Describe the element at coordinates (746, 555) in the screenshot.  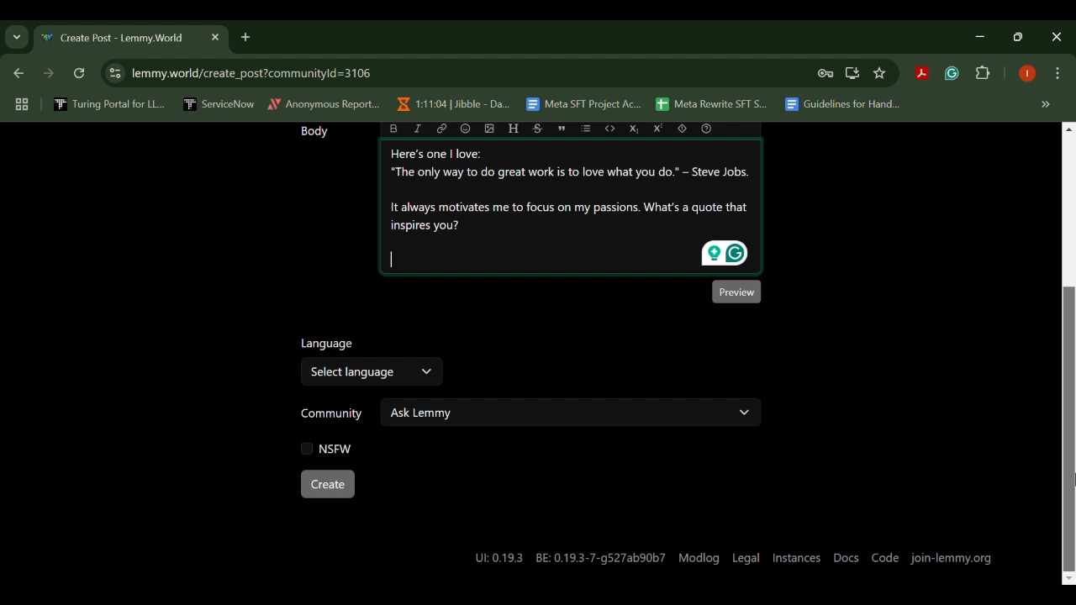
I see `Legal` at that location.